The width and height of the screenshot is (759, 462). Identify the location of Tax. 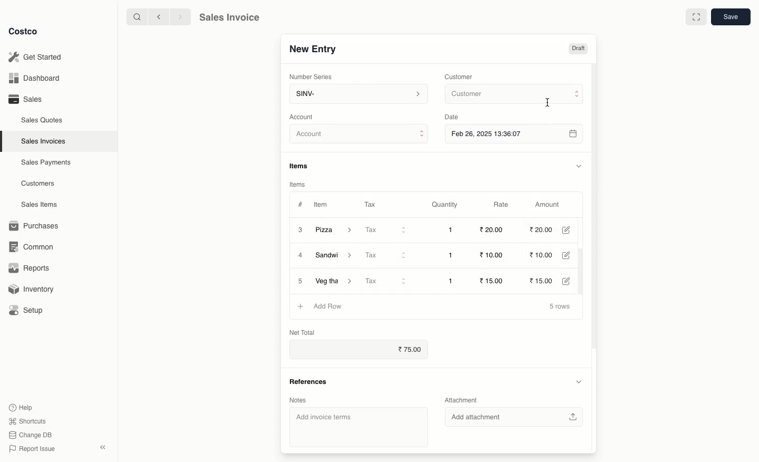
(369, 203).